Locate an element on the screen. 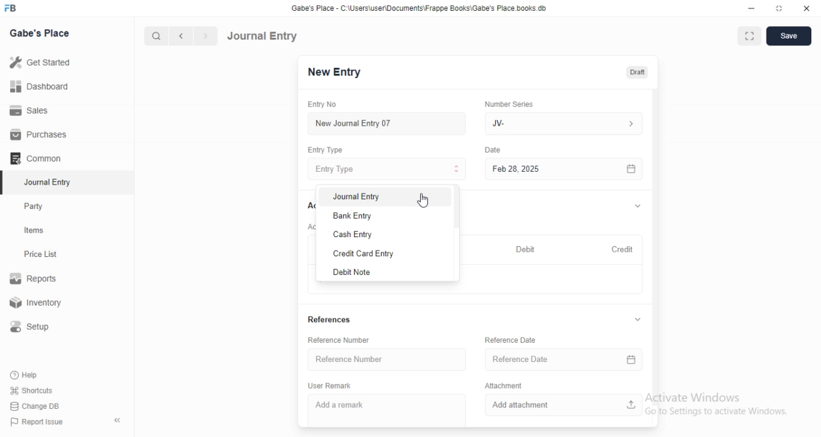 The image size is (821, 437). backward is located at coordinates (180, 36).